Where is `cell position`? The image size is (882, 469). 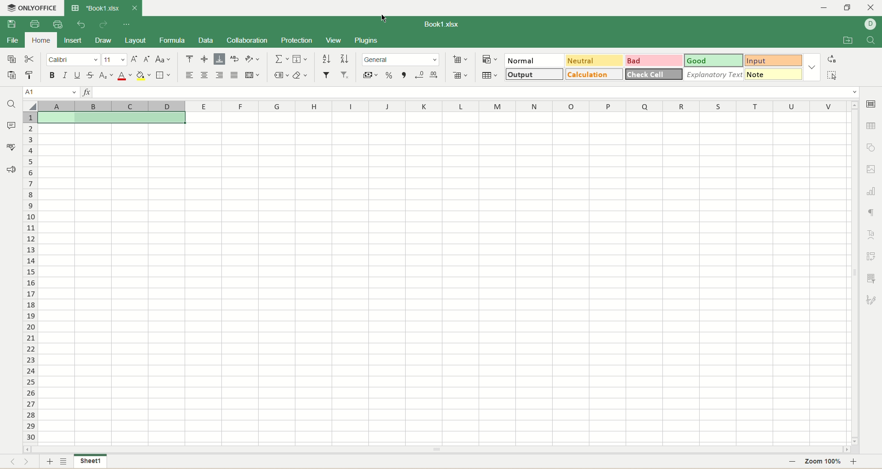 cell position is located at coordinates (52, 92).